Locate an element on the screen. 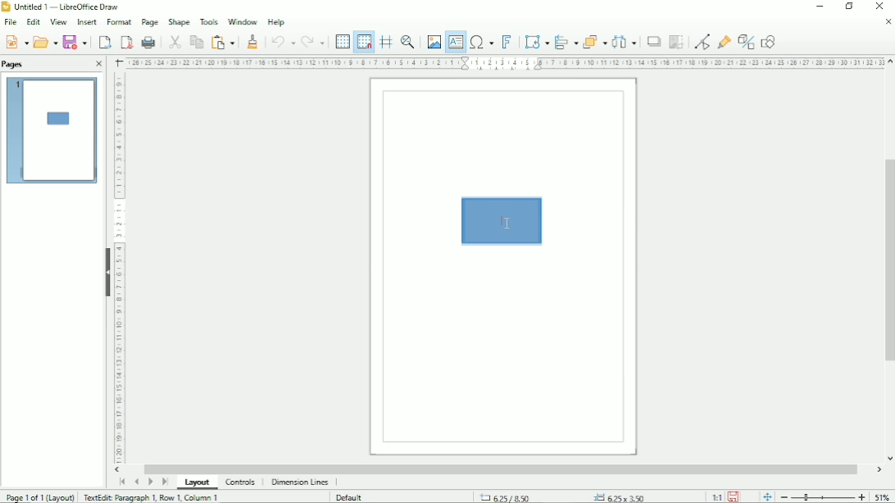 This screenshot has width=895, height=503. Close is located at coordinates (878, 7).